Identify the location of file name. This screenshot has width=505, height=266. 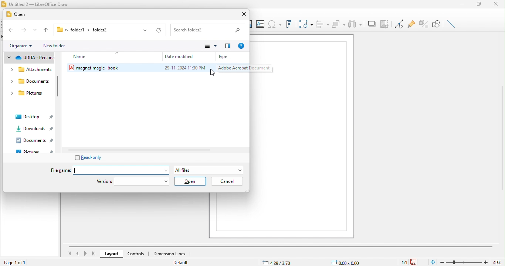
(107, 170).